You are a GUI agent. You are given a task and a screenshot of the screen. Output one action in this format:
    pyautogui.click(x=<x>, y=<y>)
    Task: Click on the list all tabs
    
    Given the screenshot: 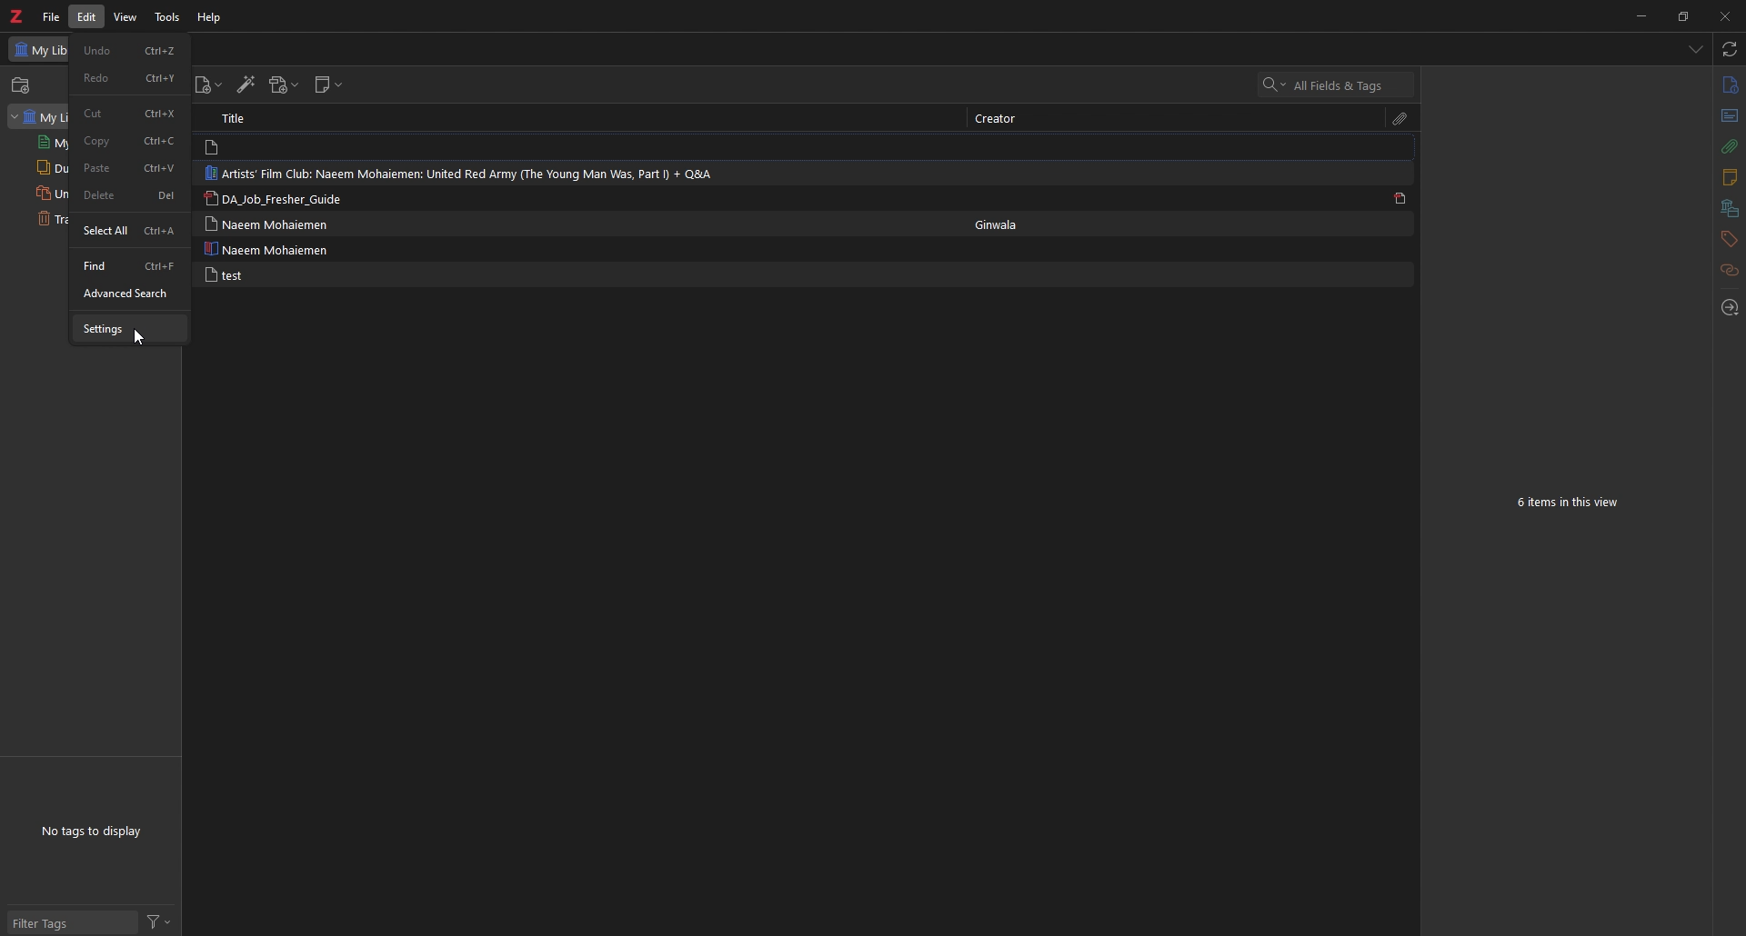 What is the action you would take?
    pyautogui.click(x=1695, y=51)
    